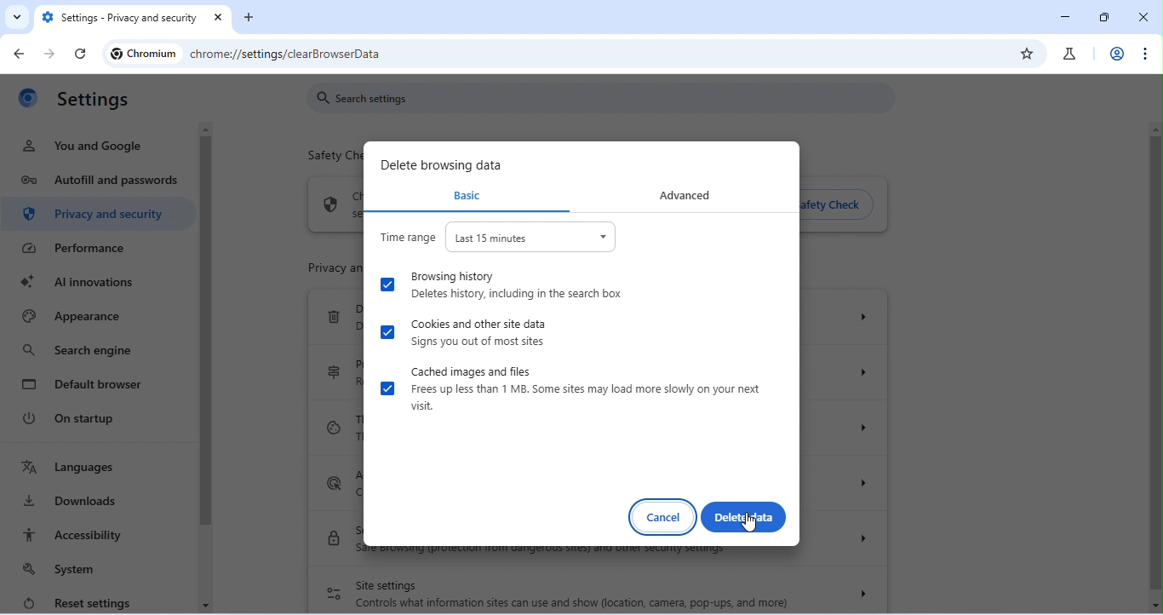  What do you see at coordinates (863, 426) in the screenshot?
I see `drop down` at bounding box center [863, 426].